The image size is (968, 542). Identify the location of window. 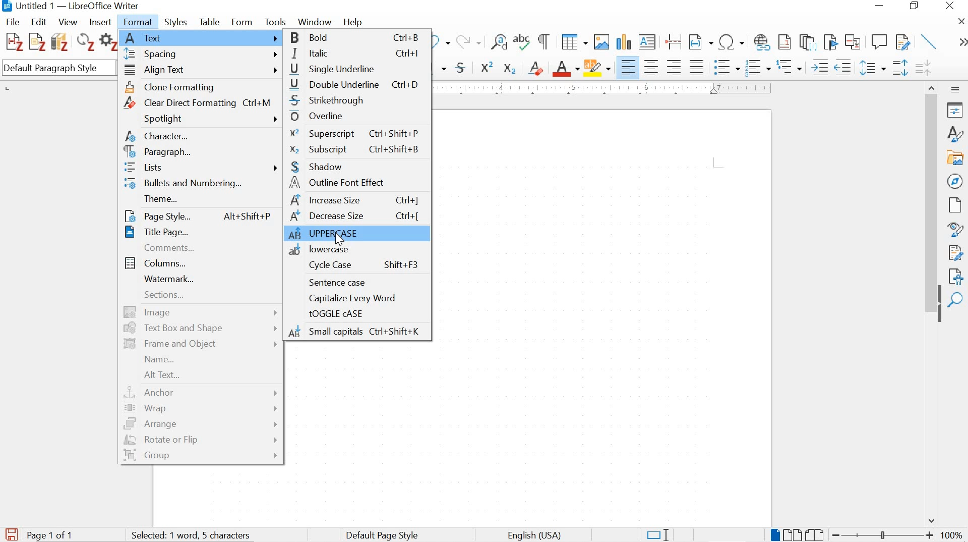
(314, 22).